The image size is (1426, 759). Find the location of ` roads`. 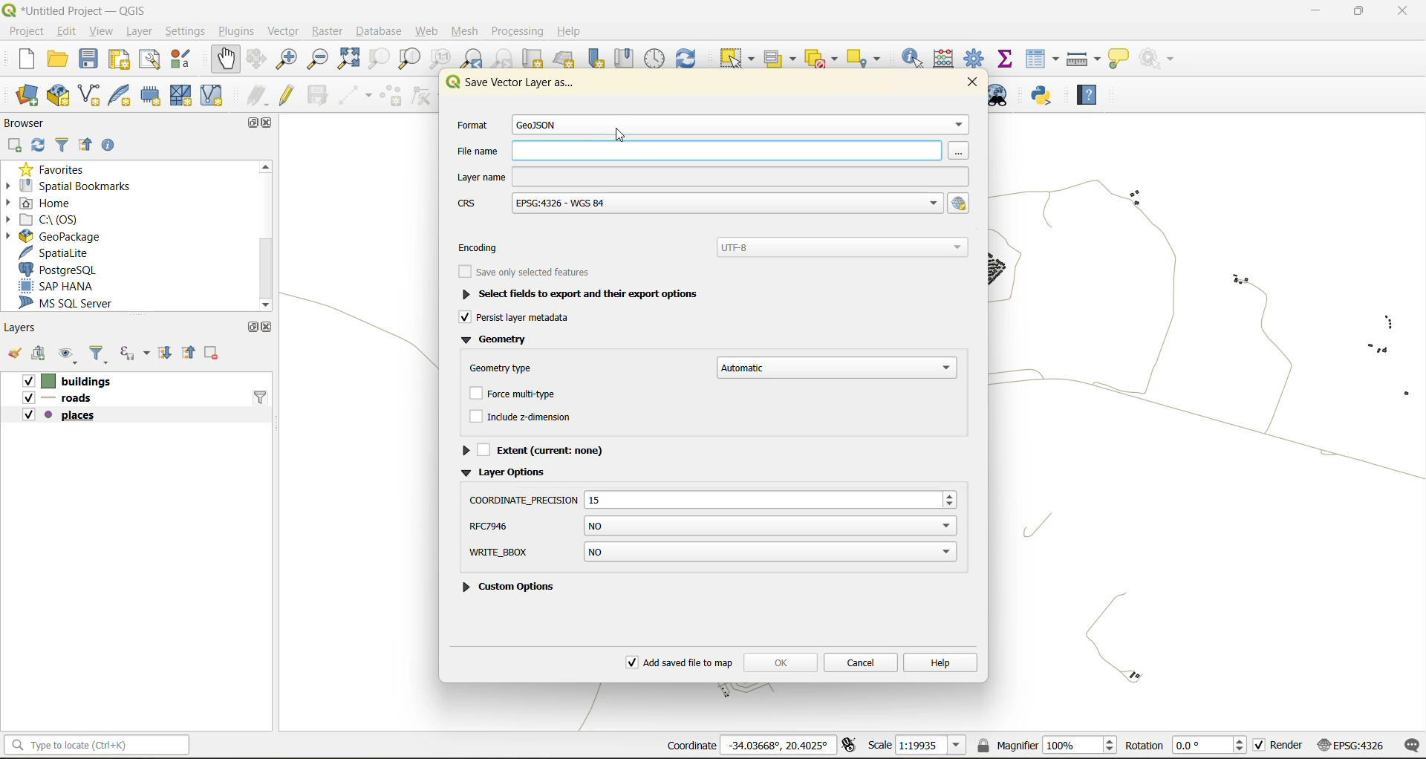

 roads is located at coordinates (64, 399).